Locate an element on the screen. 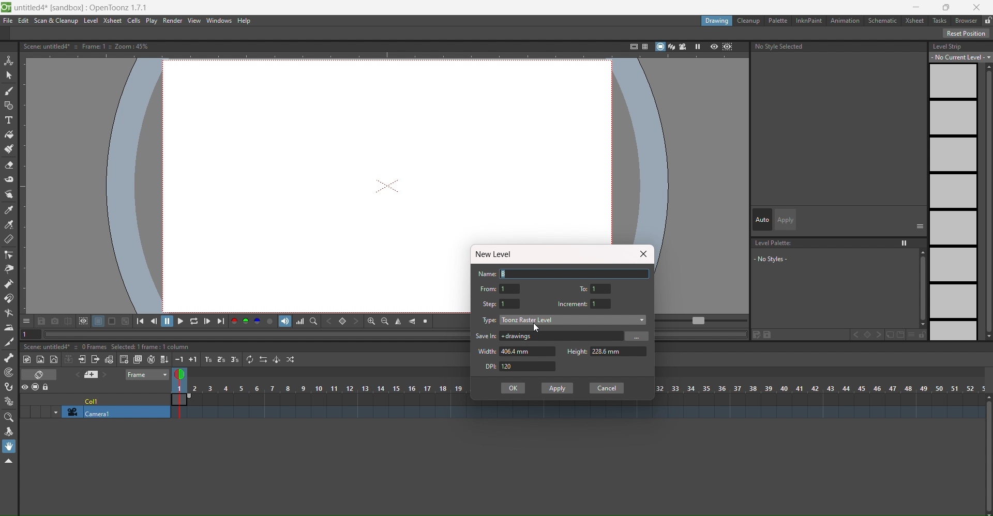 The width and height of the screenshot is (993, 516). iron tool is located at coordinates (9, 328).